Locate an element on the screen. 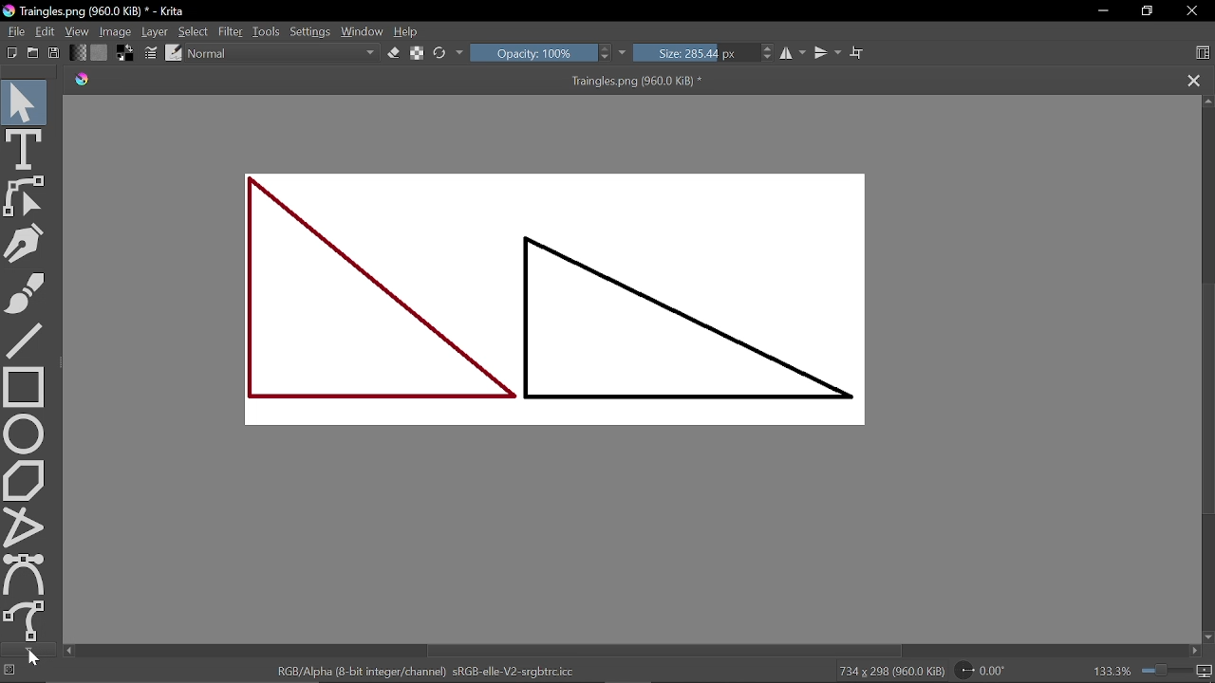  Close is located at coordinates (1193, 10).